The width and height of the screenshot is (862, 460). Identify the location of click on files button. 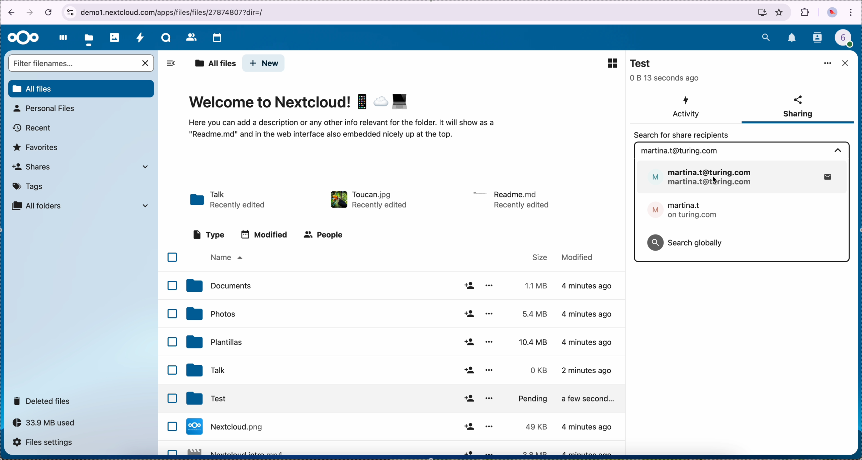
(90, 38).